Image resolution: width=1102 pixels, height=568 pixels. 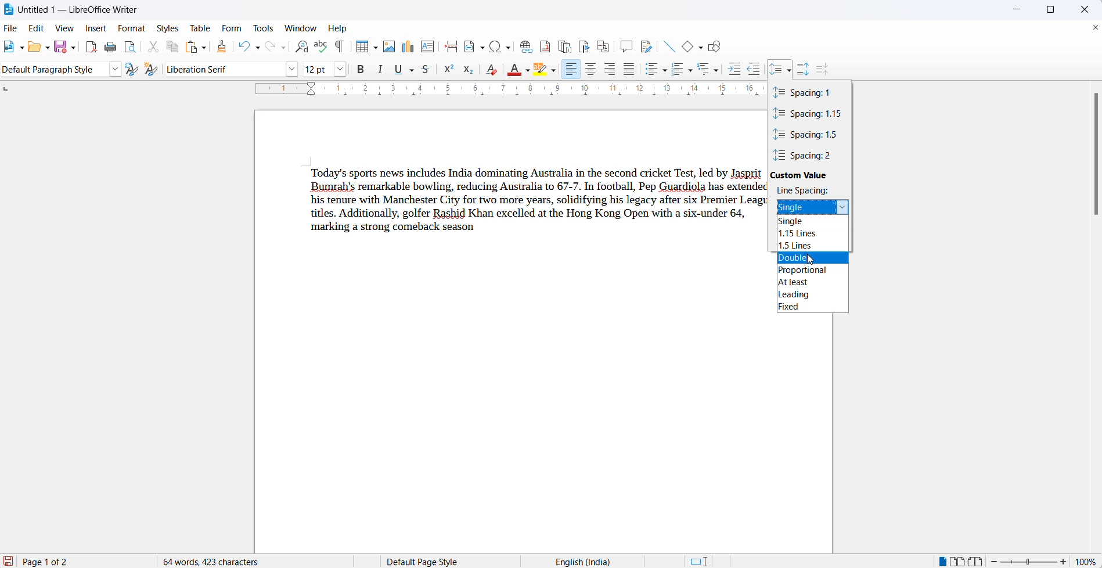 What do you see at coordinates (529, 71) in the screenshot?
I see `fill color options` at bounding box center [529, 71].